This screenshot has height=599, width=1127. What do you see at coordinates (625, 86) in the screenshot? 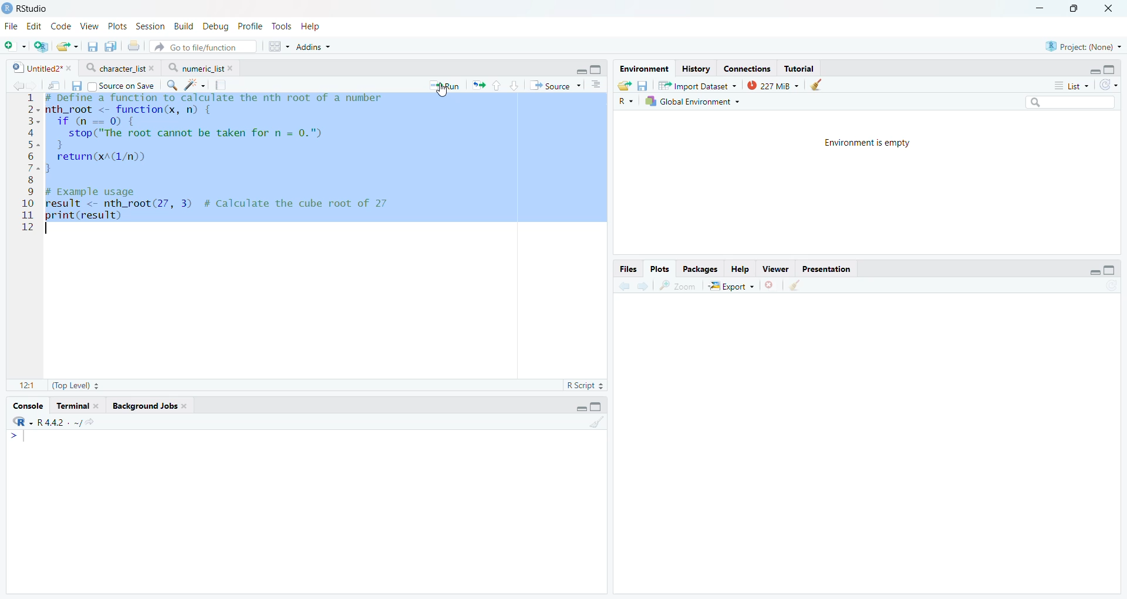
I see `Export history log` at bounding box center [625, 86].